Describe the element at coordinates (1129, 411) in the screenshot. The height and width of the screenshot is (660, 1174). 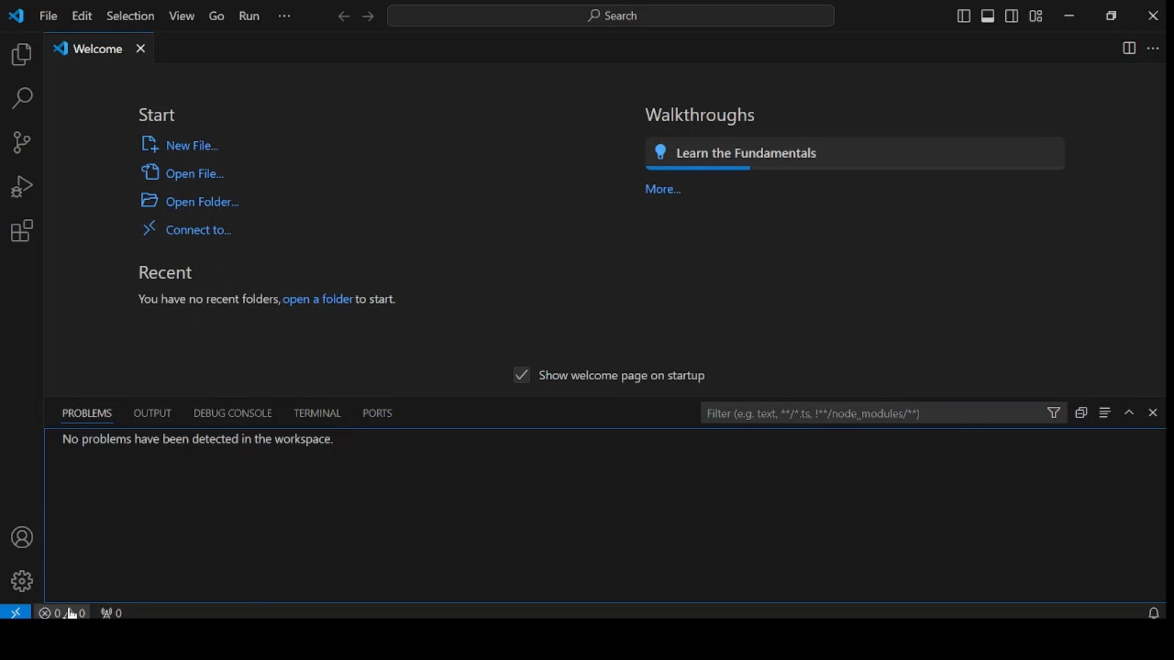
I see `maximize panel size` at that location.